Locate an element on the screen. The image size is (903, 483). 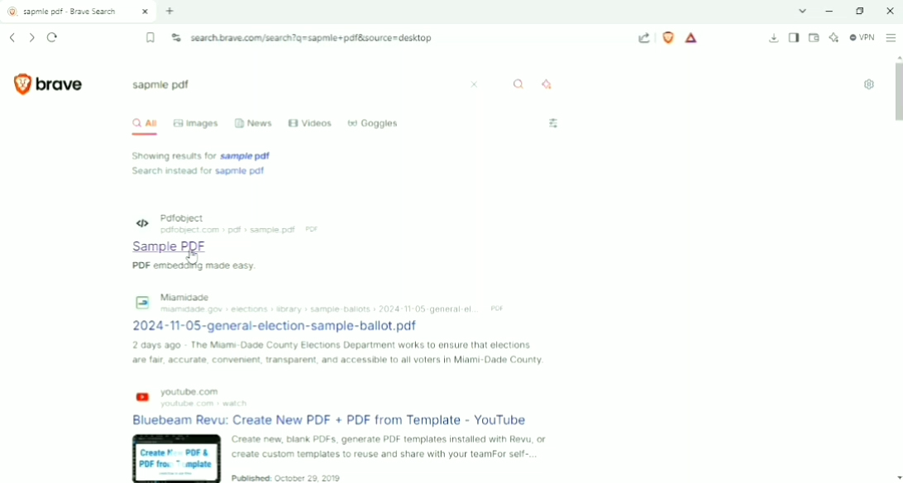
Videos is located at coordinates (311, 123).